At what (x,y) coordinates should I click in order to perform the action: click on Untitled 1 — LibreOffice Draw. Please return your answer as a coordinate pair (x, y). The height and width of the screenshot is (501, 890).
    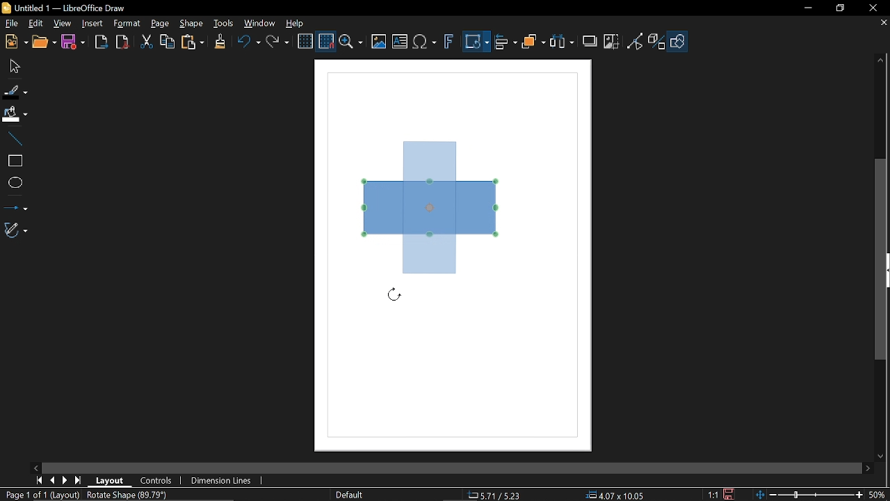
    Looking at the image, I should click on (75, 8).